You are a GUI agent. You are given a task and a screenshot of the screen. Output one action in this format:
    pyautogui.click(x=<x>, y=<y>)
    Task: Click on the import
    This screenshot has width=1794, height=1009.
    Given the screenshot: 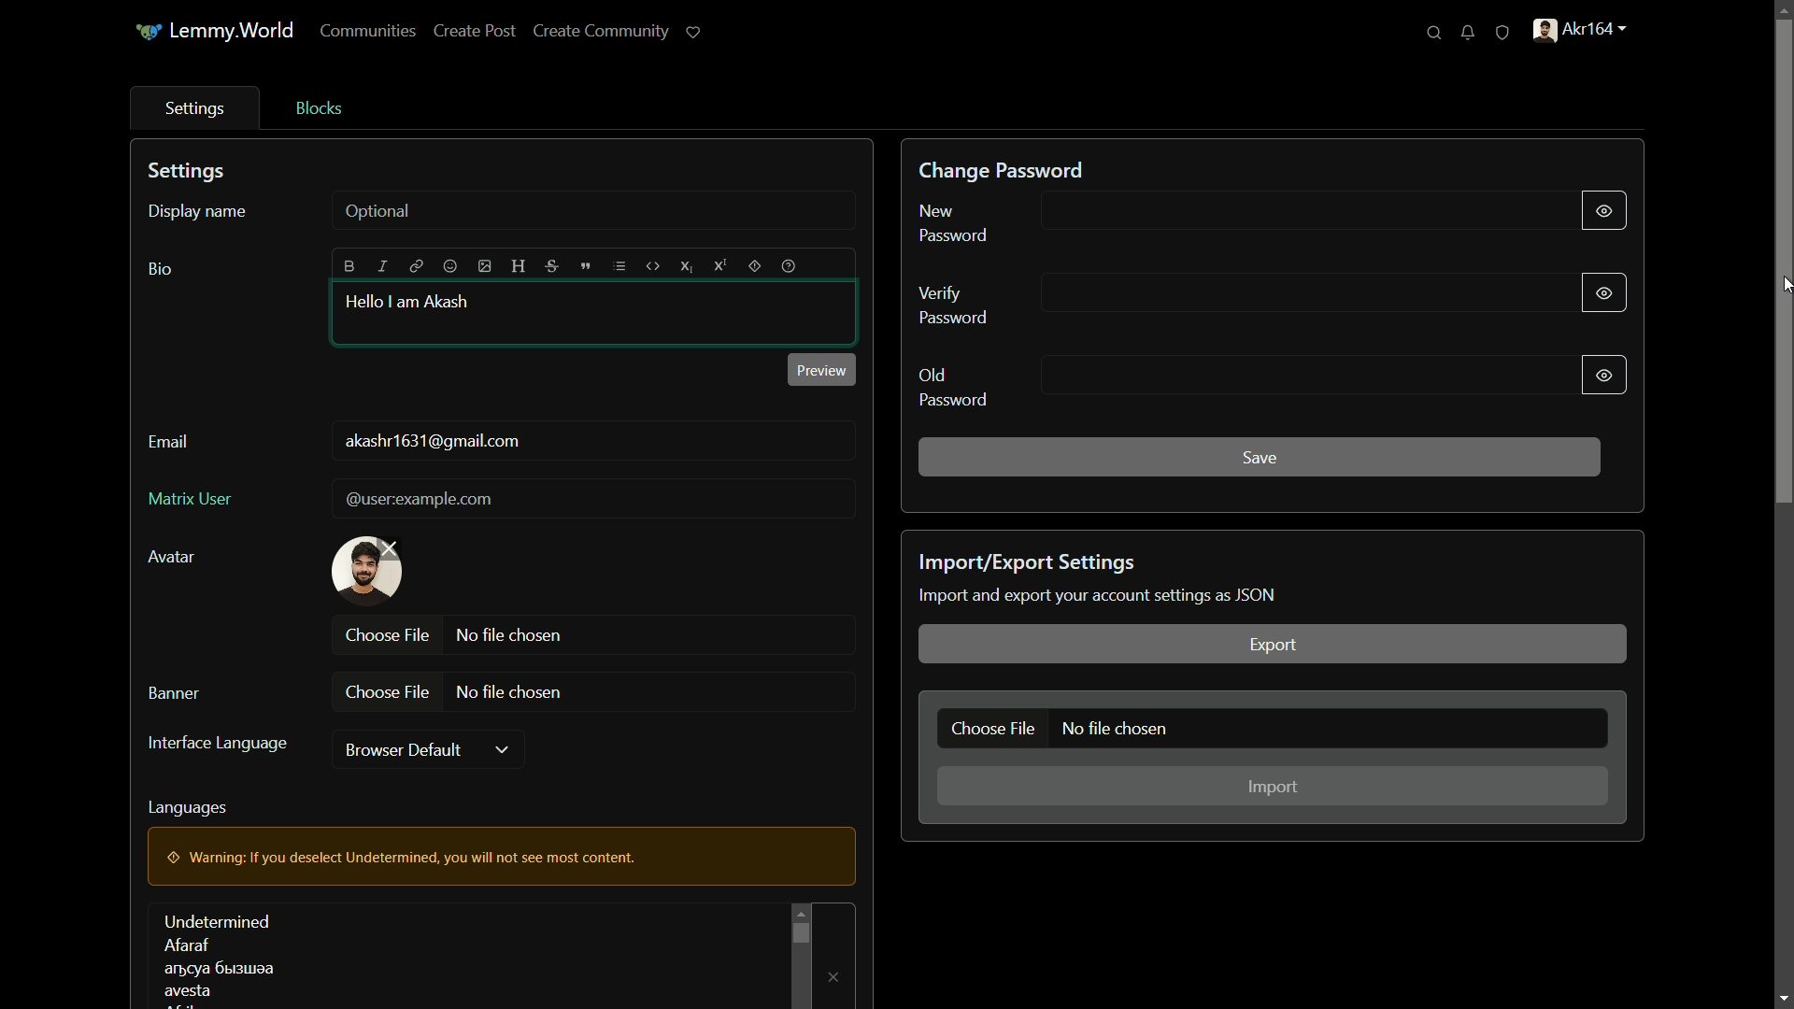 What is the action you would take?
    pyautogui.click(x=1271, y=786)
    